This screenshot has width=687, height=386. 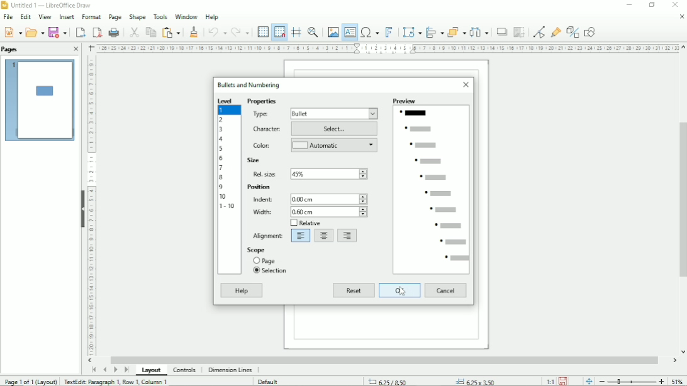 I want to click on Copy, so click(x=150, y=31).